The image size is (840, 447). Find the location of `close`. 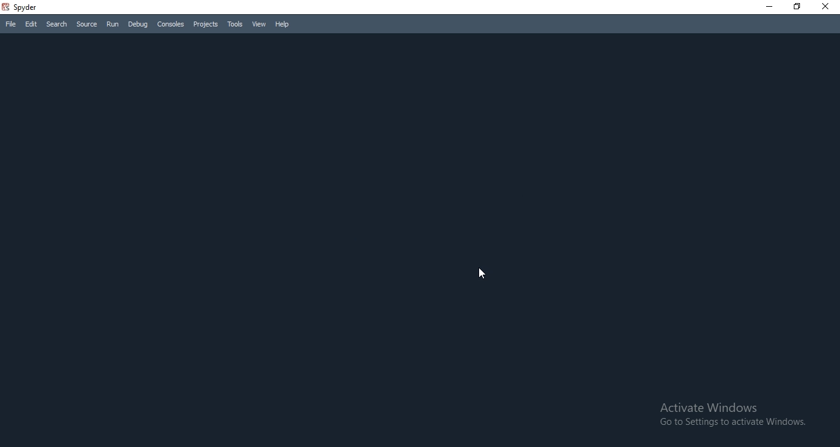

close is located at coordinates (828, 8).